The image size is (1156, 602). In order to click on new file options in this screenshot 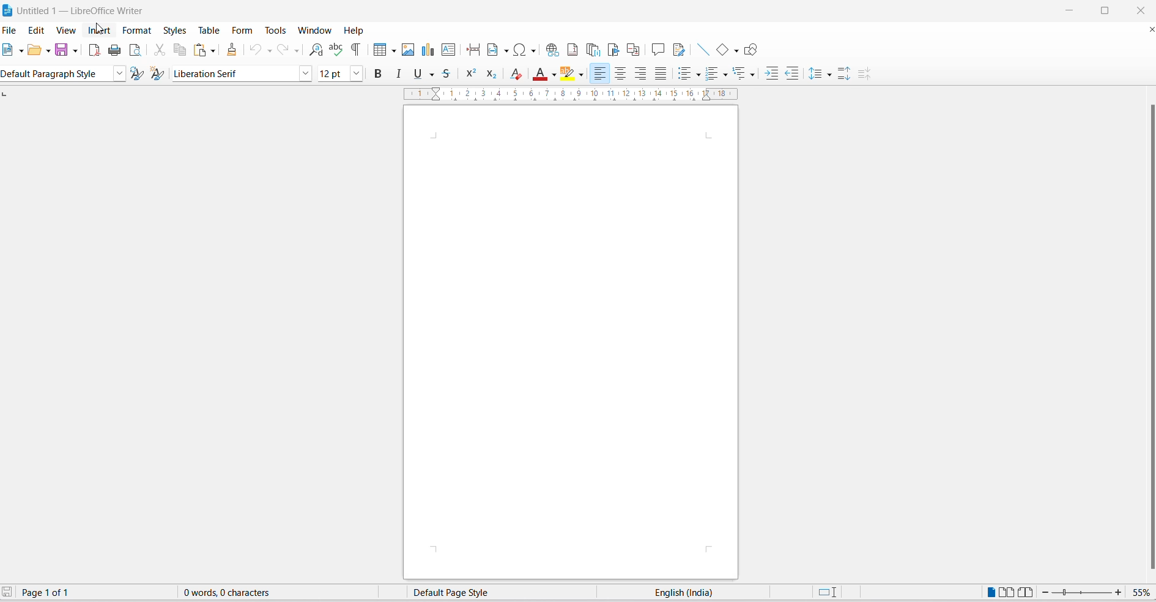, I will do `click(21, 50)`.